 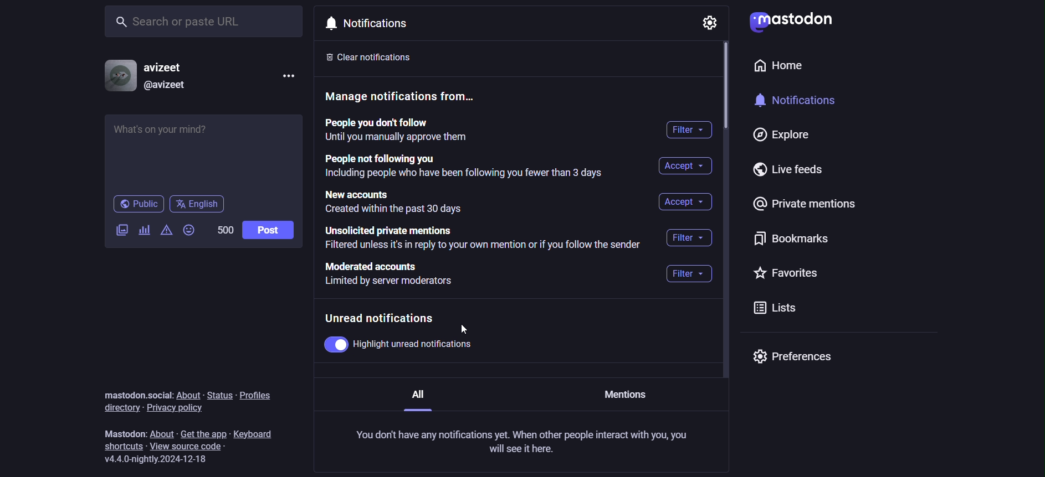 I want to click on preferences, so click(x=794, y=356).